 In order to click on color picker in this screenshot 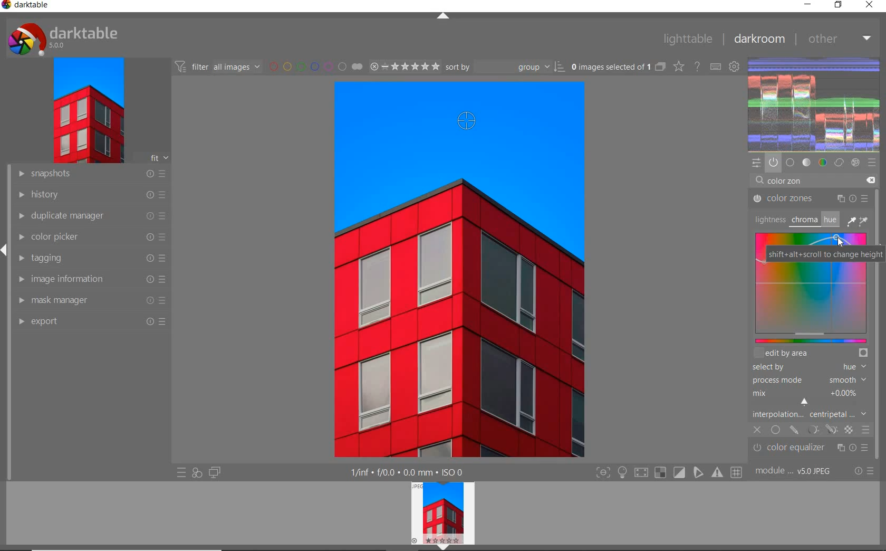, I will do `click(90, 239)`.